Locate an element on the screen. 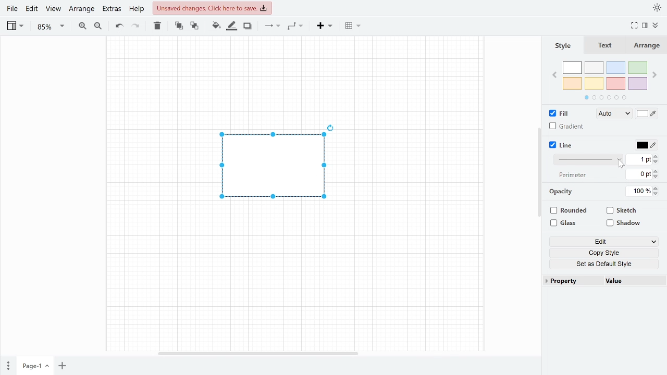 This screenshot has width=667, height=375. Format is located at coordinates (645, 26).